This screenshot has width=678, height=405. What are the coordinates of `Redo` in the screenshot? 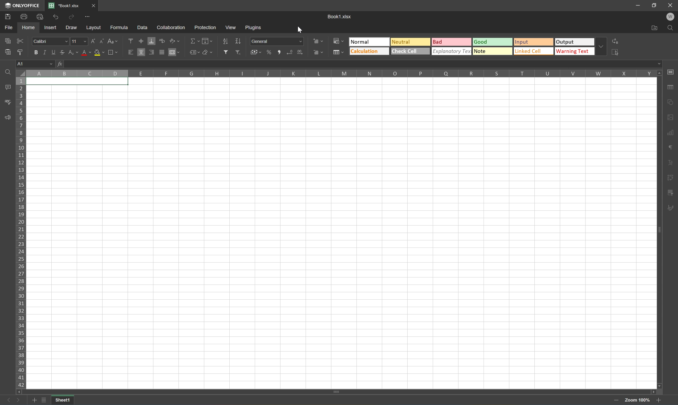 It's located at (72, 18).